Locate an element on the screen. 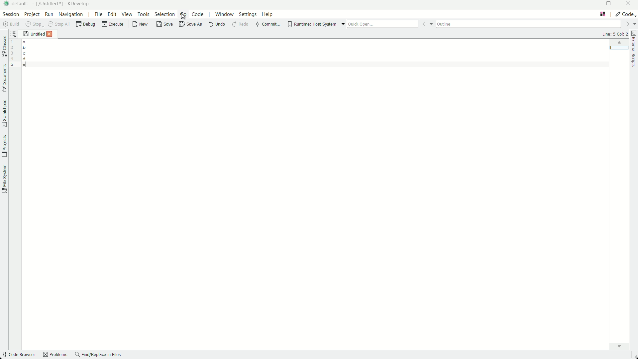  selection is located at coordinates (164, 15).